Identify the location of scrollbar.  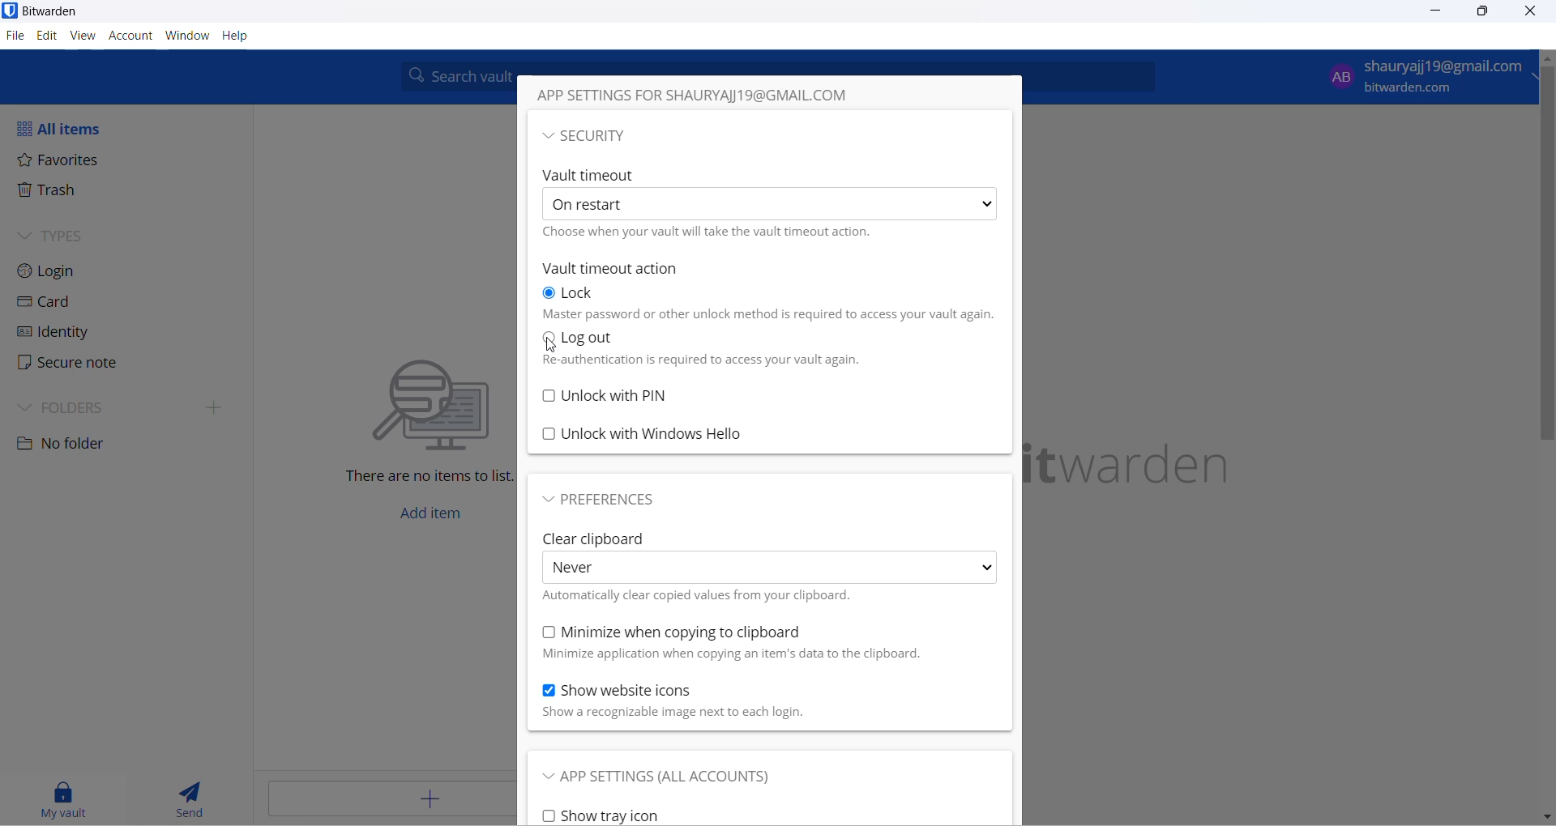
(1546, 266).